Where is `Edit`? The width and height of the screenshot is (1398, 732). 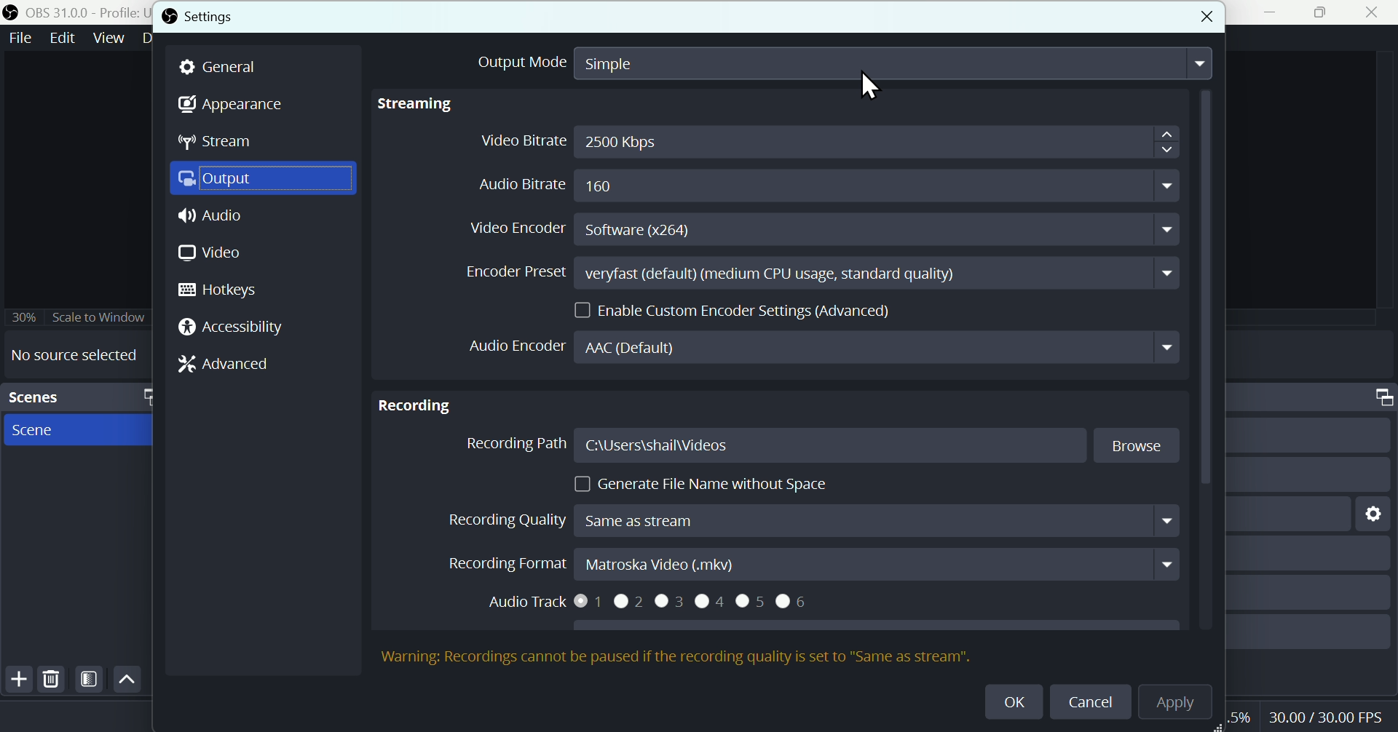 Edit is located at coordinates (64, 37).